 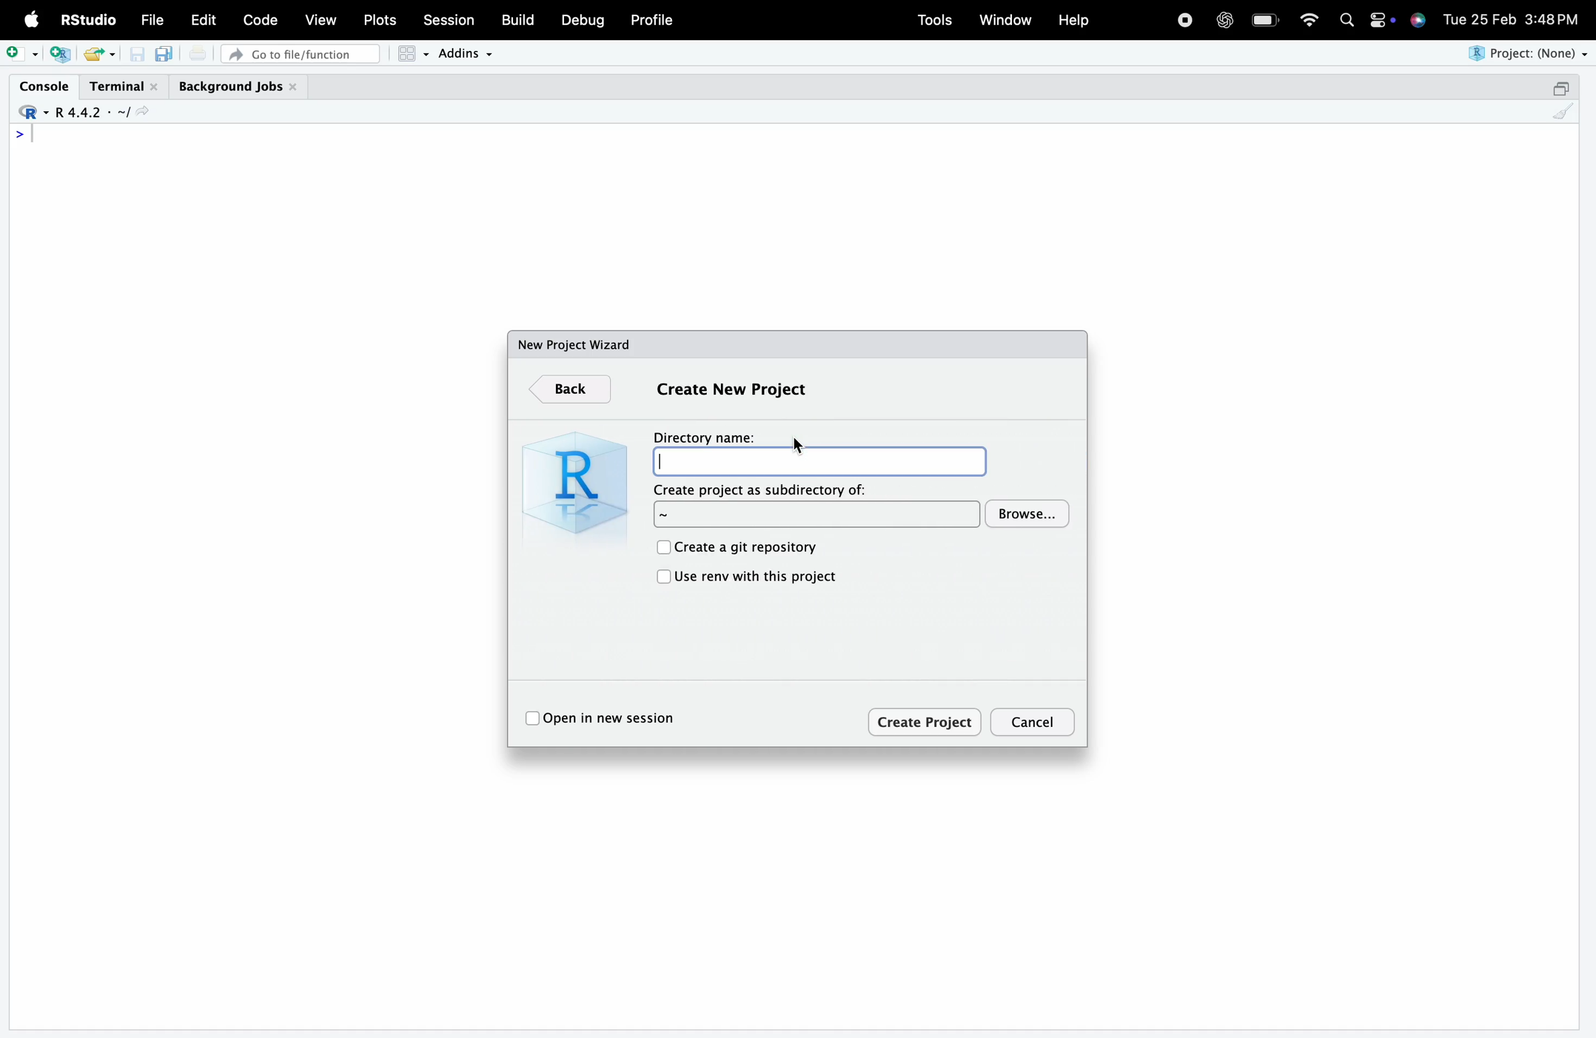 I want to click on Browse..., so click(x=1028, y=514).